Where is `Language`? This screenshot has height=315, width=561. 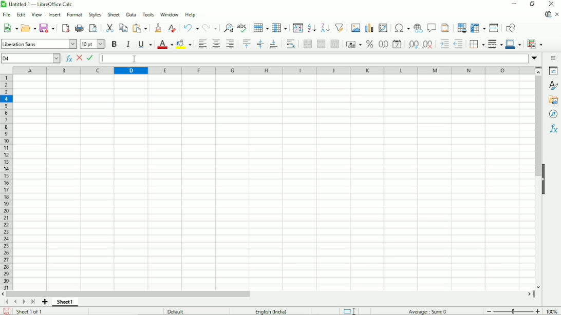 Language is located at coordinates (271, 311).